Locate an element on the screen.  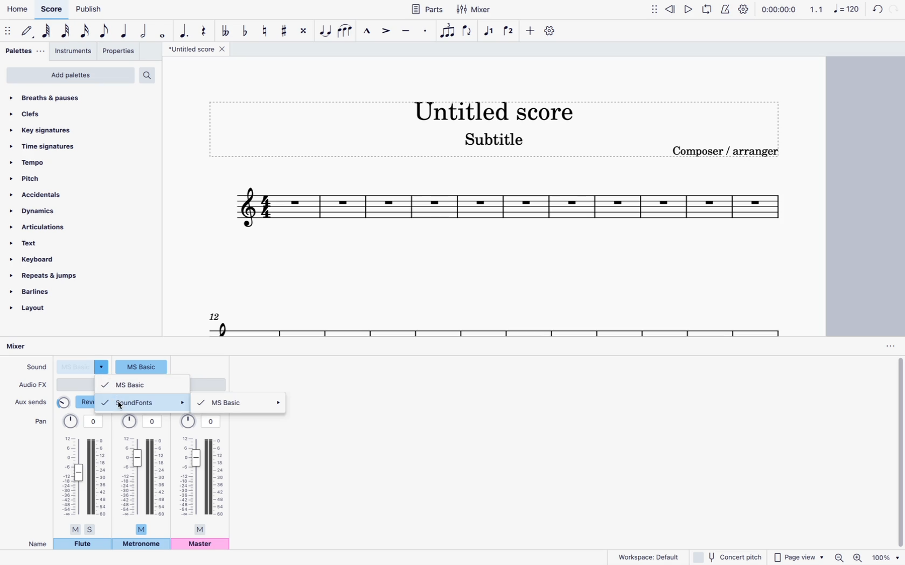
rewind is located at coordinates (672, 8).